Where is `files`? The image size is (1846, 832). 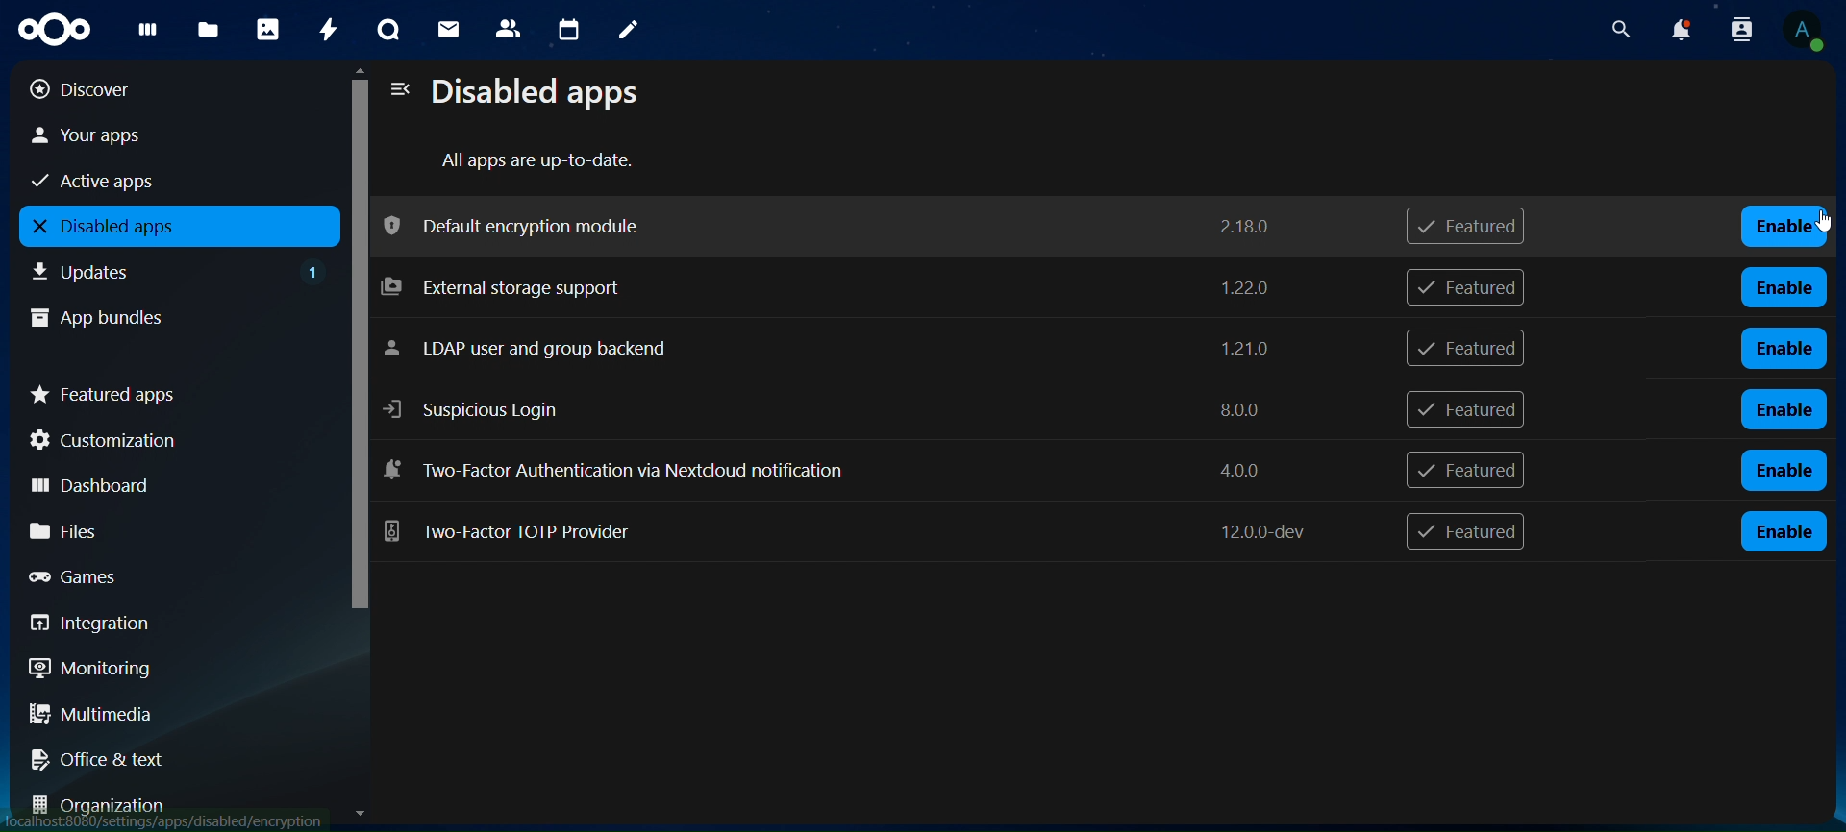 files is located at coordinates (208, 31).